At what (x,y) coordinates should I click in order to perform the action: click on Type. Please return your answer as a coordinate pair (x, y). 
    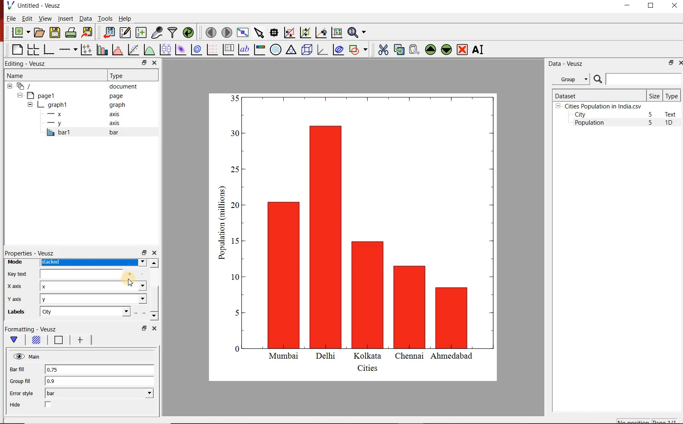
    Looking at the image, I should click on (132, 76).